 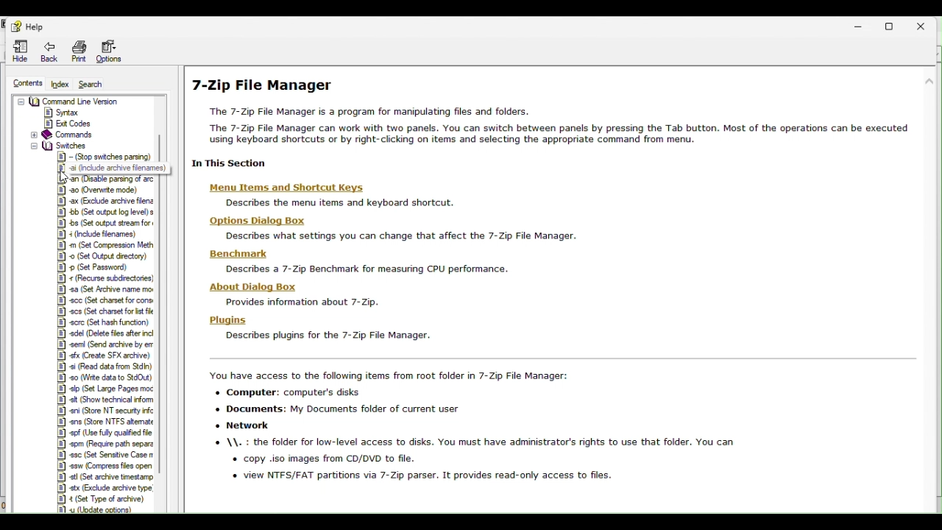 I want to click on Close, so click(x=928, y=24).